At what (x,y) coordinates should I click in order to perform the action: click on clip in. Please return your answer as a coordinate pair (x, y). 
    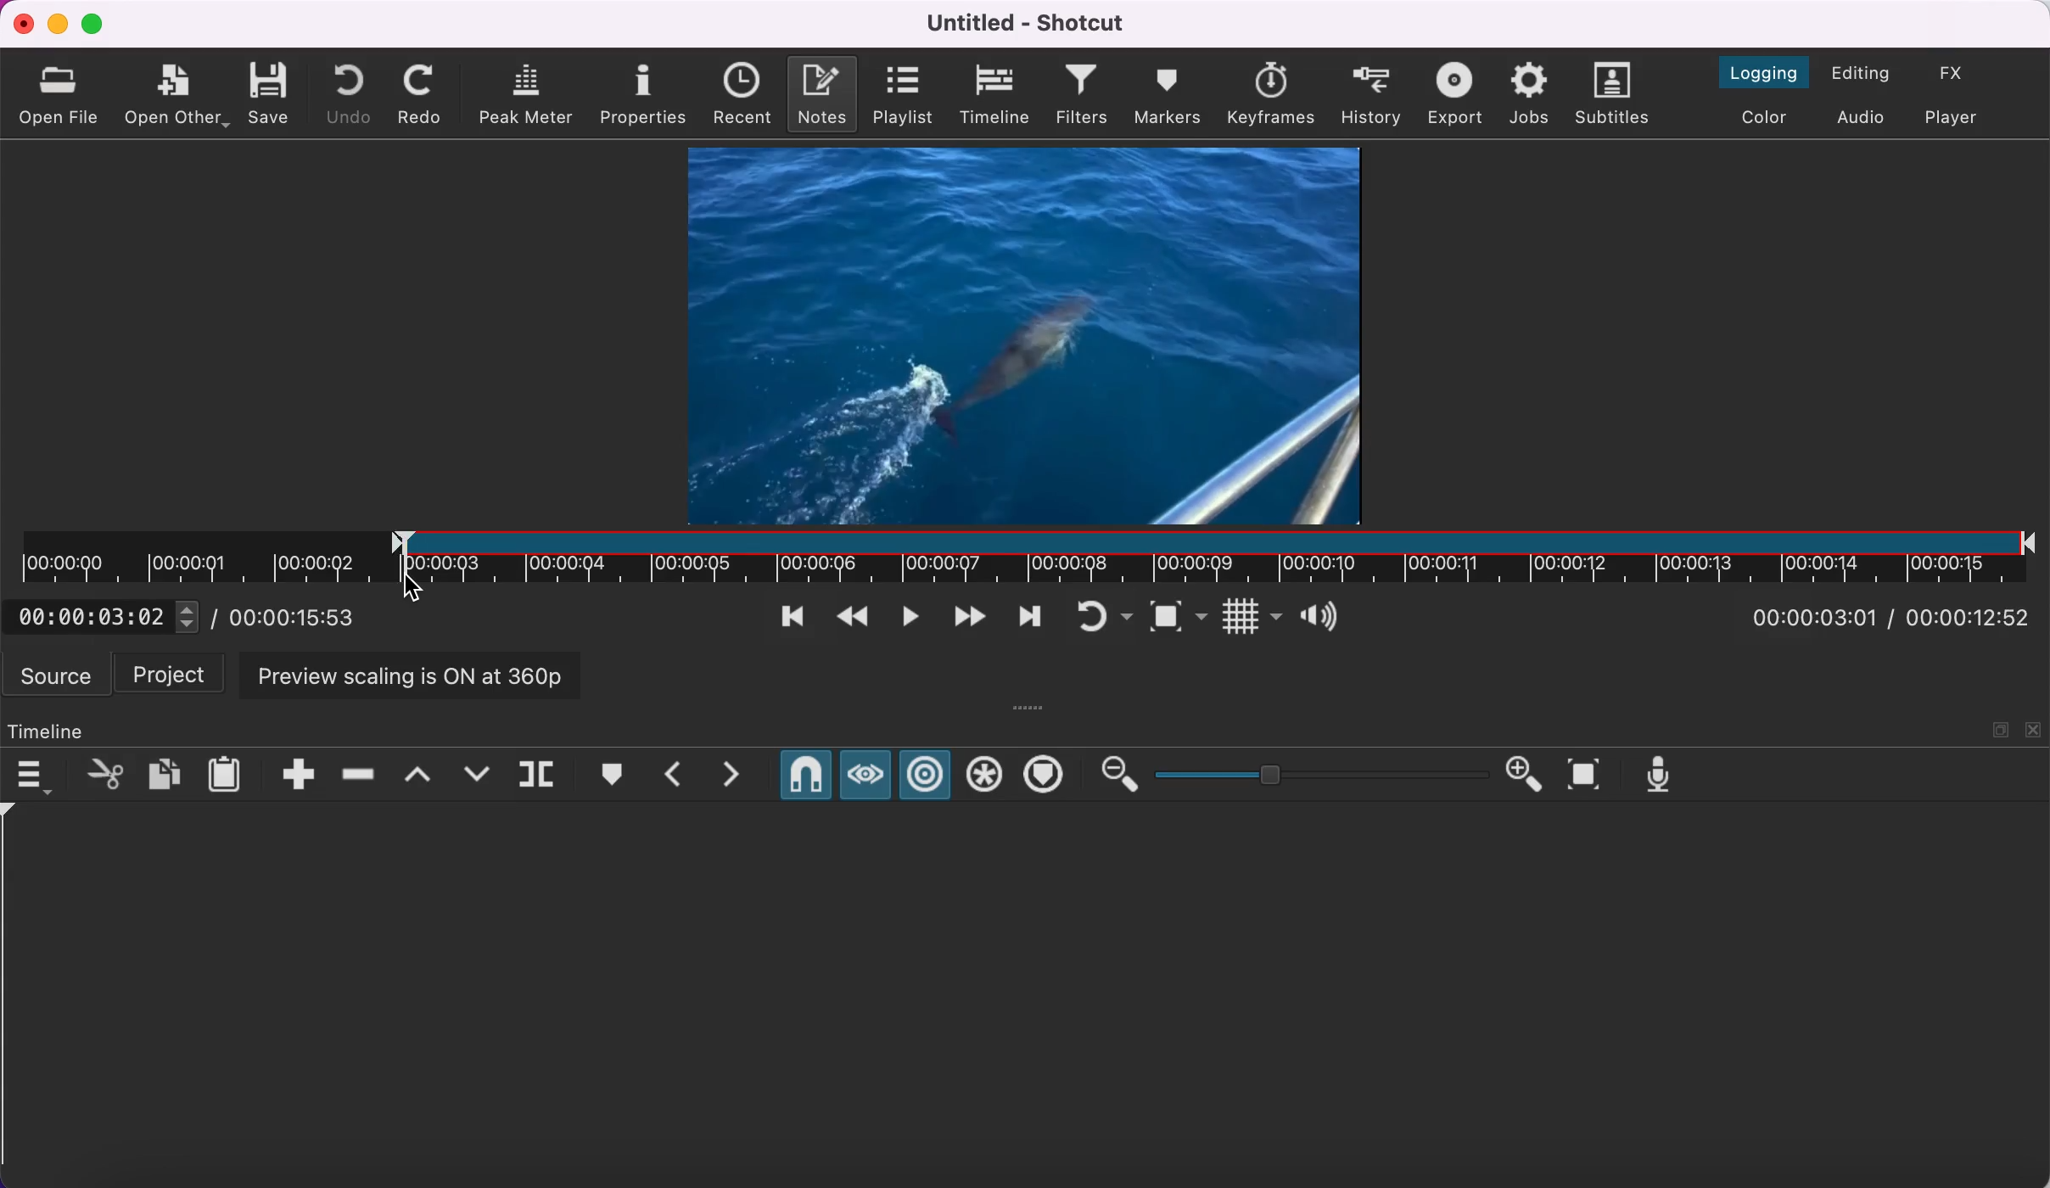
    Looking at the image, I should click on (1220, 557).